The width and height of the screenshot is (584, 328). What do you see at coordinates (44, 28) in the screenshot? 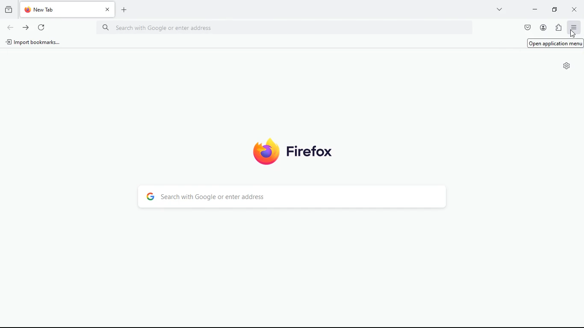
I see `refresh` at bounding box center [44, 28].